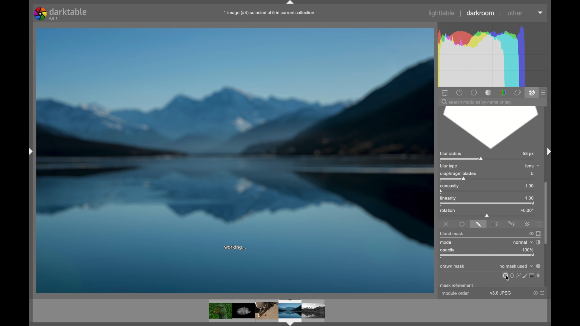  I want to click on other, so click(515, 13).